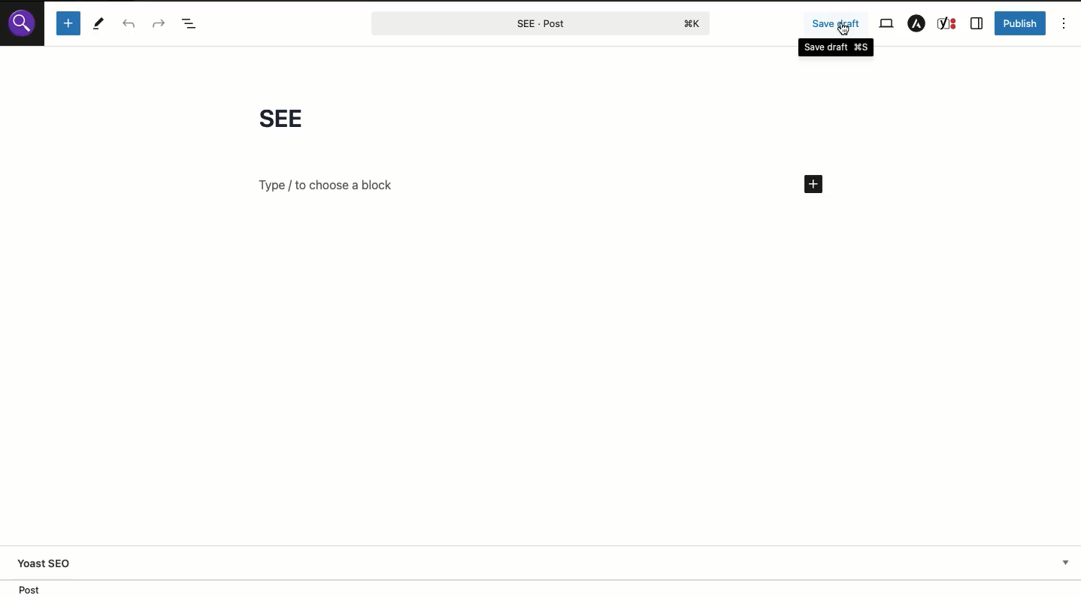 The width and height of the screenshot is (1081, 598). Describe the element at coordinates (159, 25) in the screenshot. I see `Redo` at that location.